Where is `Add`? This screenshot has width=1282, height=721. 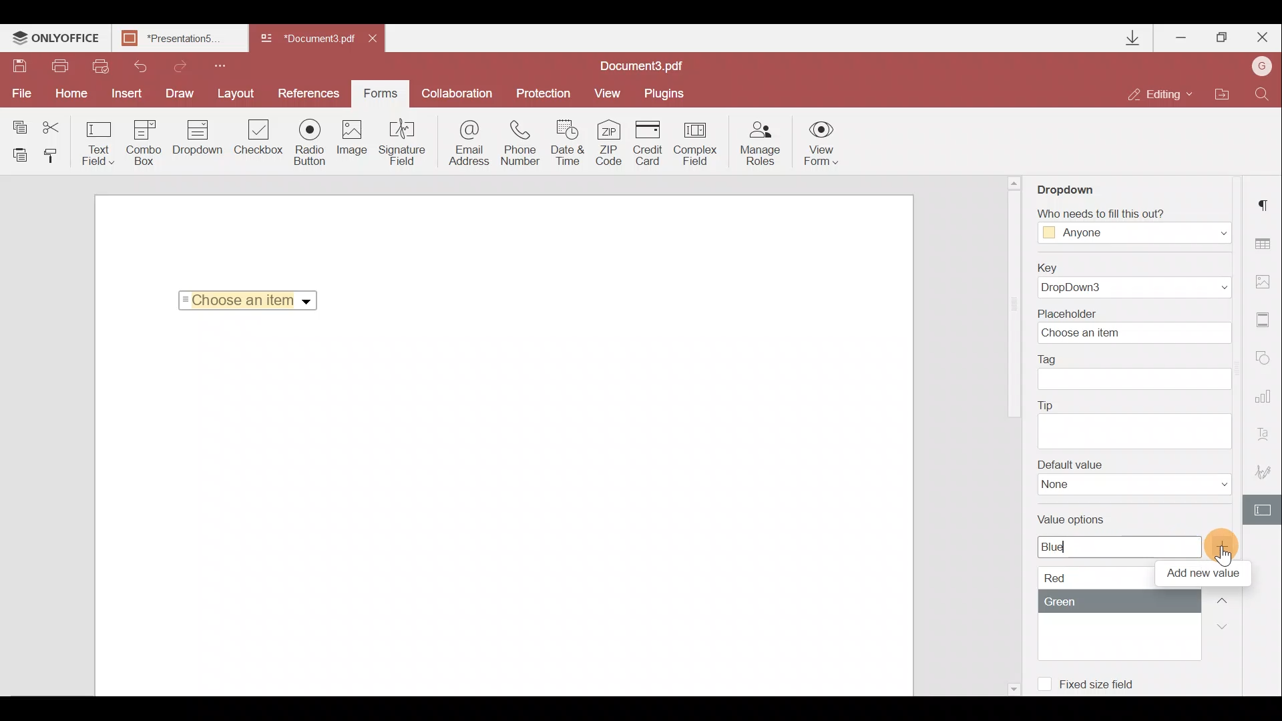
Add is located at coordinates (1221, 546).